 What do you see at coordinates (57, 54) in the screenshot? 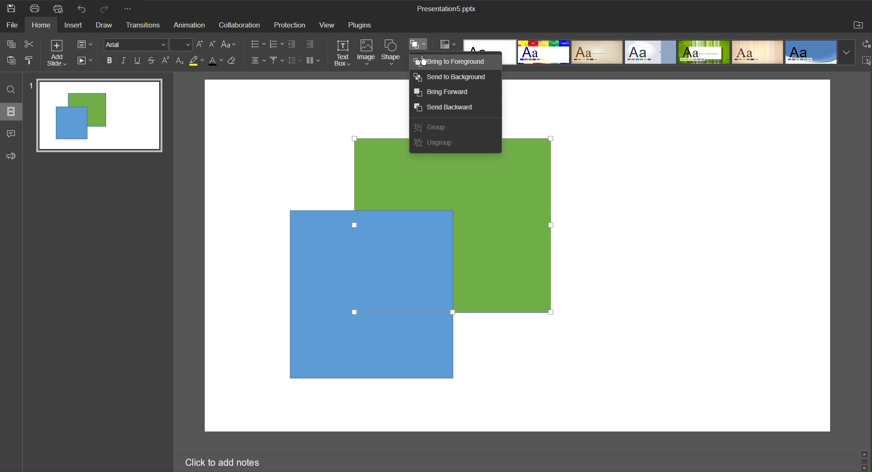
I see `Add Slide` at bounding box center [57, 54].